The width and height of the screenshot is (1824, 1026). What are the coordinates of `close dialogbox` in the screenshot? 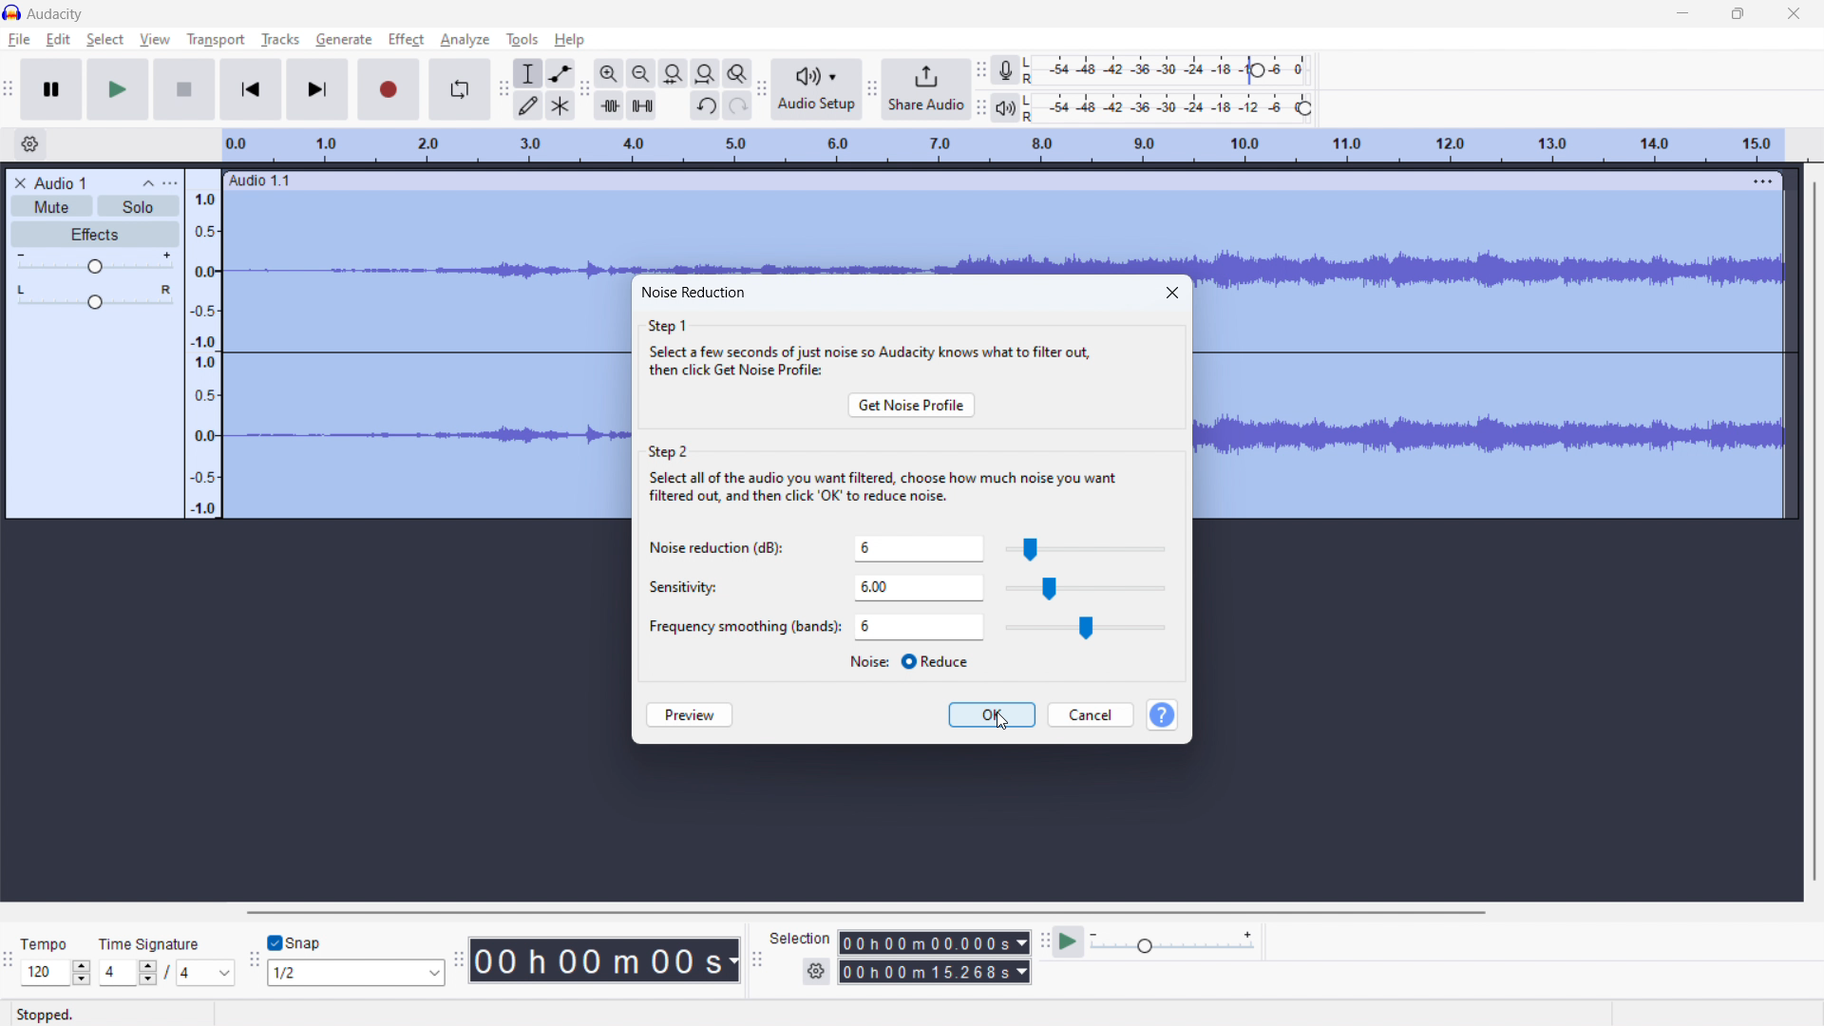 It's located at (1173, 293).